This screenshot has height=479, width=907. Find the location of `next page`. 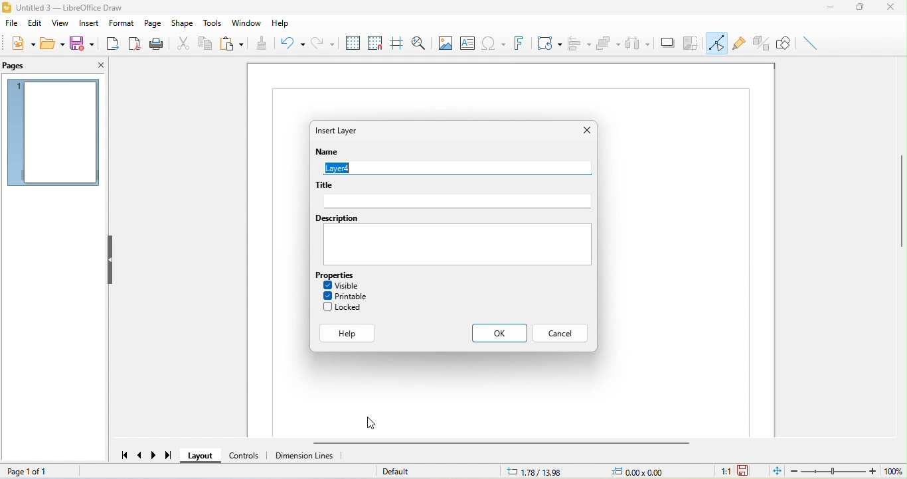

next page is located at coordinates (155, 454).